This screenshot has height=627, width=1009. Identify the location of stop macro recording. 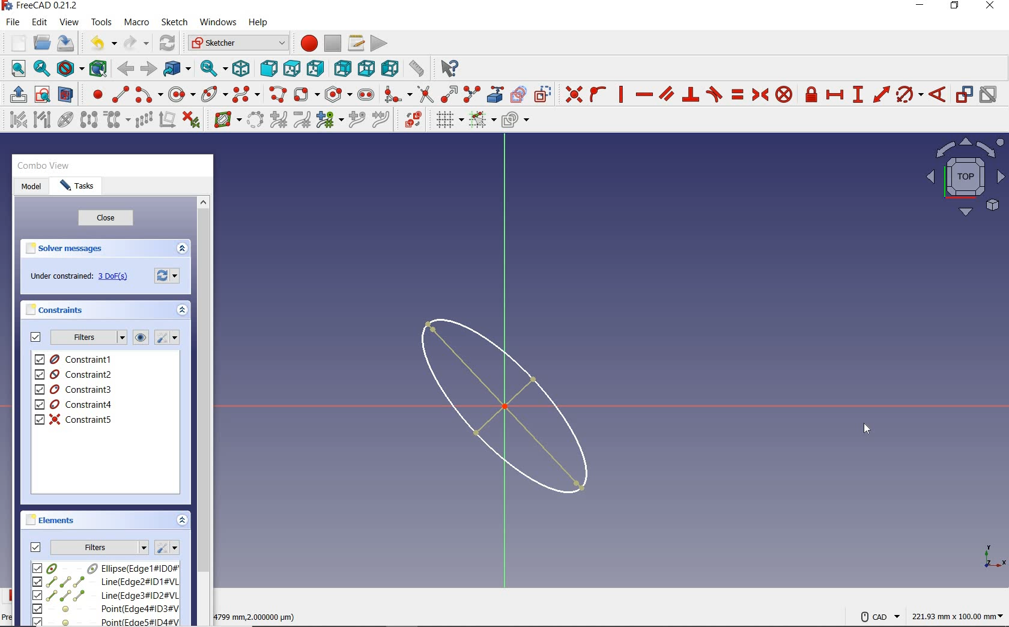
(333, 43).